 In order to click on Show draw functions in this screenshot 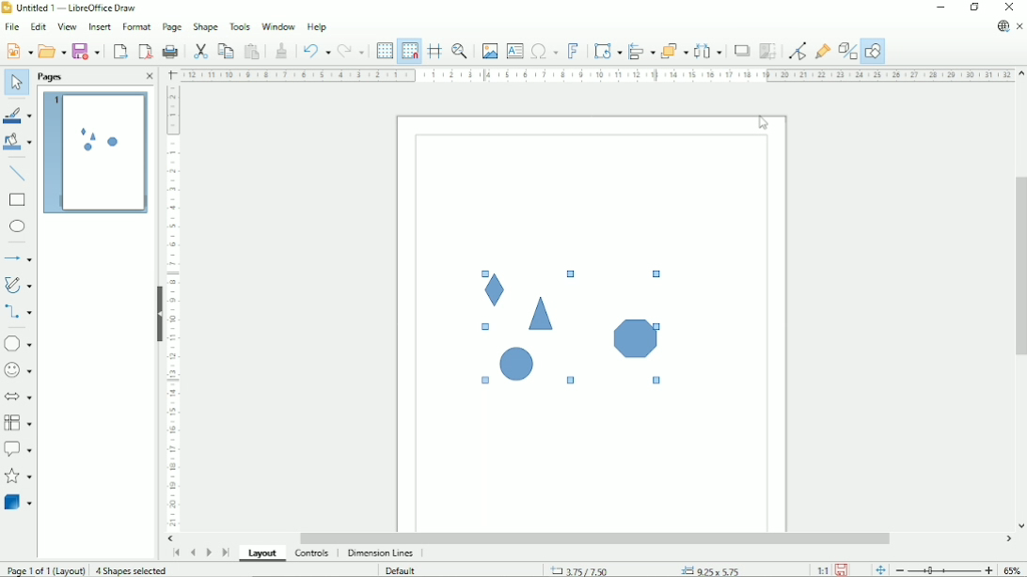, I will do `click(874, 50)`.